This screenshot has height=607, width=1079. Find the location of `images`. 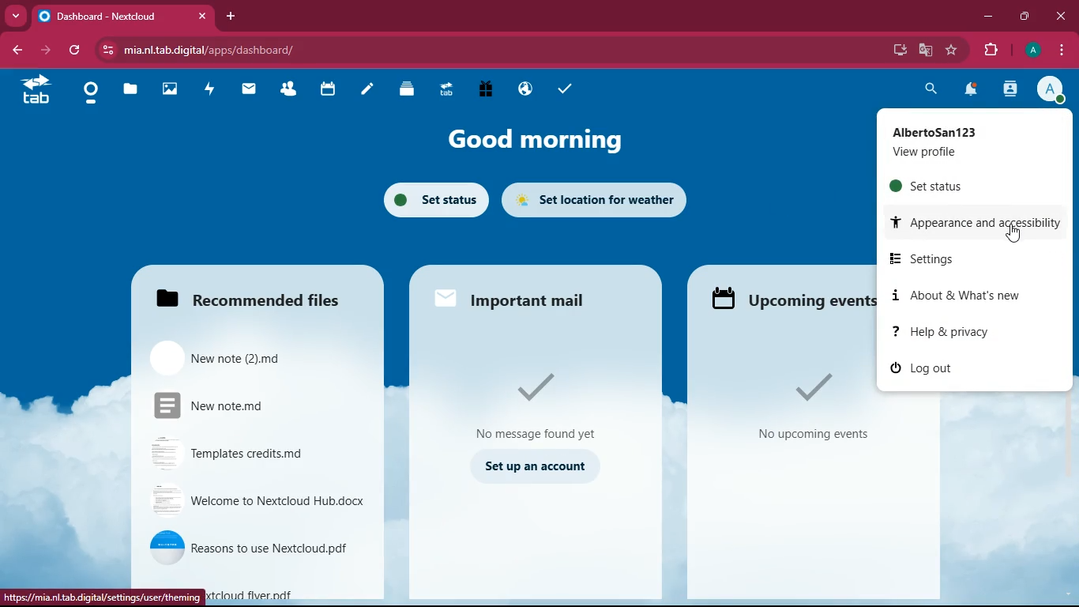

images is located at coordinates (168, 89).